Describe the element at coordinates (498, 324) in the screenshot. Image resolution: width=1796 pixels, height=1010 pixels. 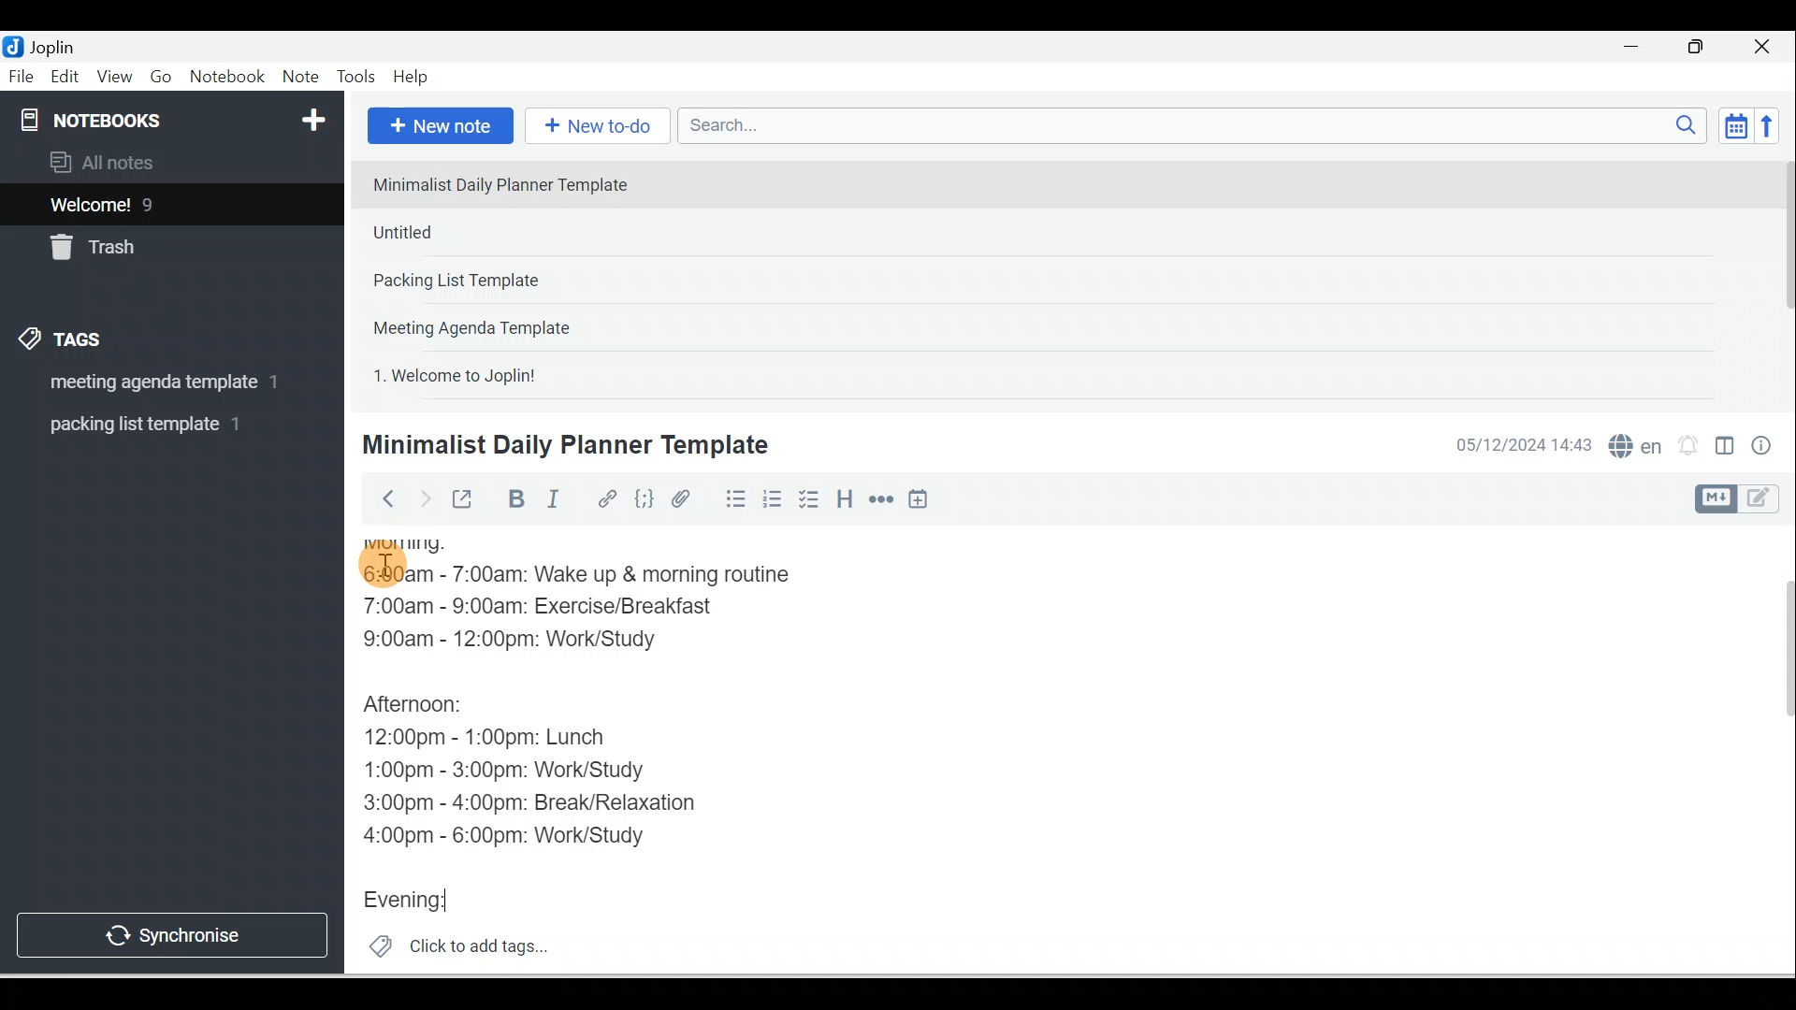
I see `Note 4` at that location.